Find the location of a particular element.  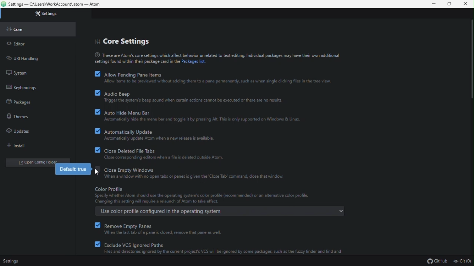

checkbox is located at coordinates (96, 167).